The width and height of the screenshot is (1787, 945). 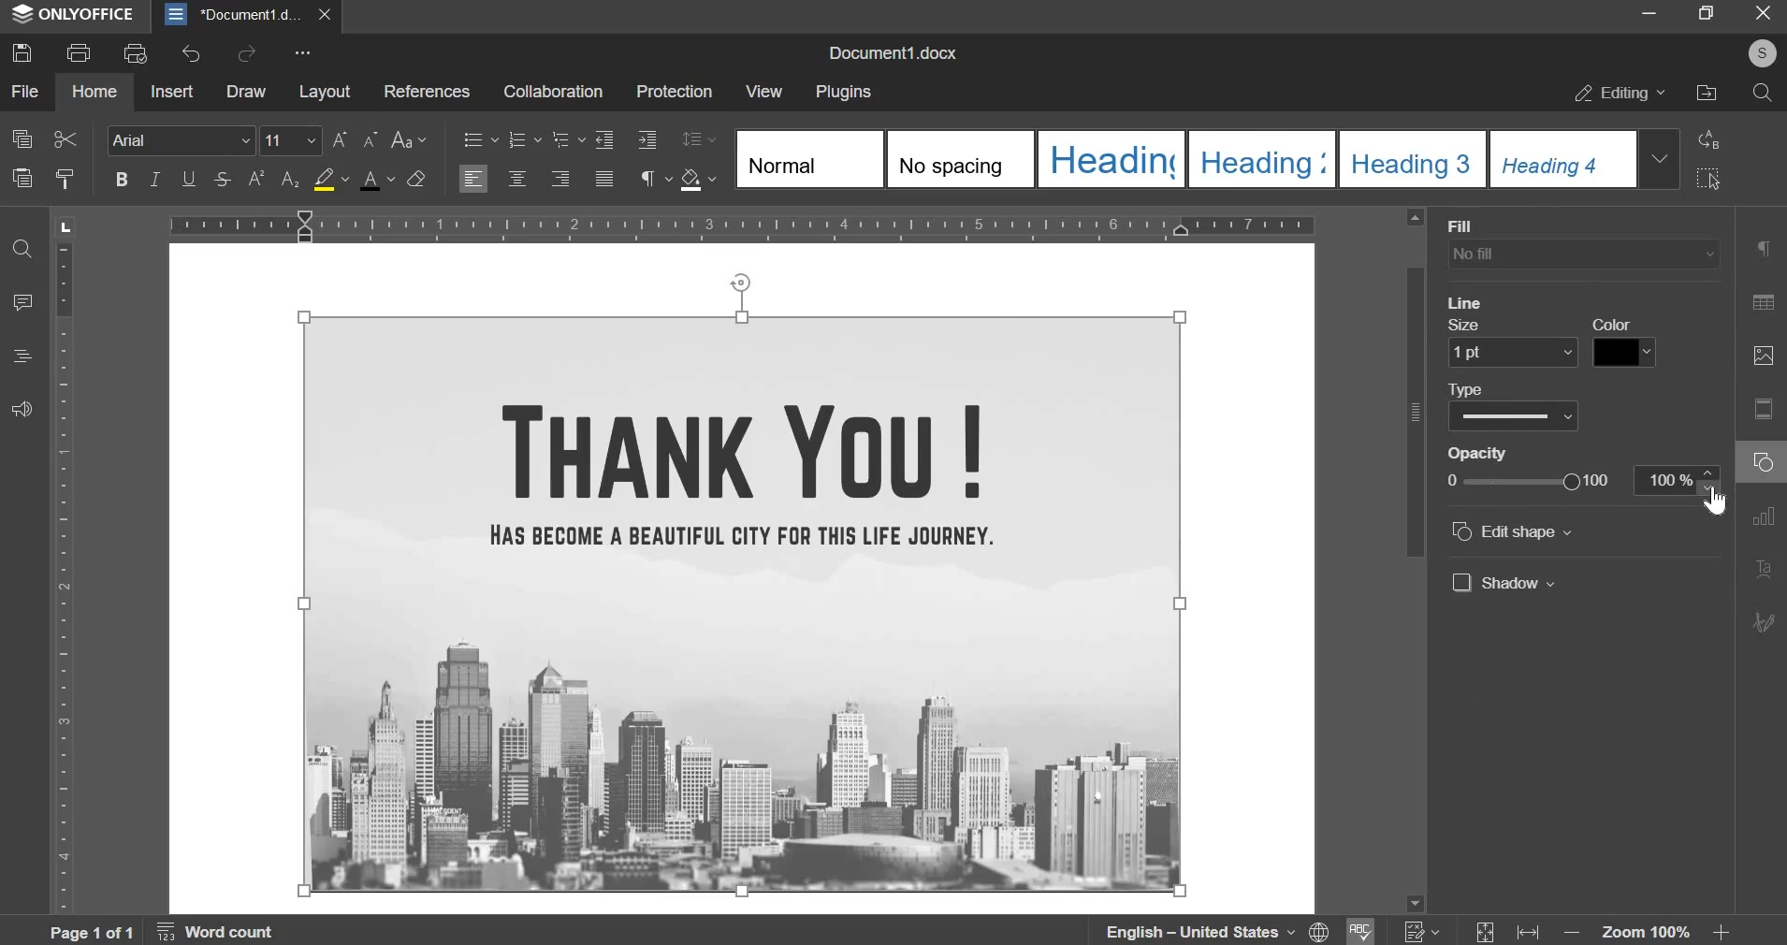 I want to click on Heading 4, so click(x=1560, y=159).